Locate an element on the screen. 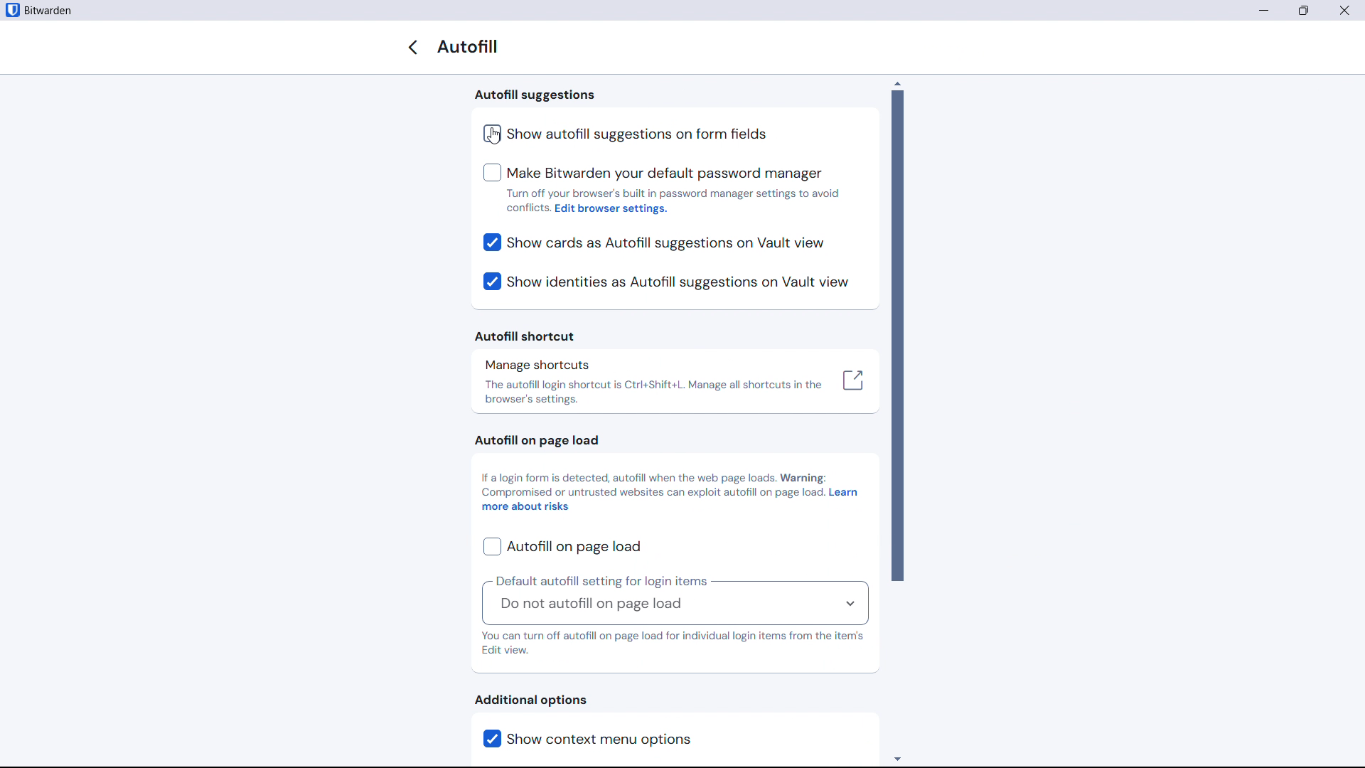 The width and height of the screenshot is (1365, 768). Make bit warden your default password manager is located at coordinates (653, 174).